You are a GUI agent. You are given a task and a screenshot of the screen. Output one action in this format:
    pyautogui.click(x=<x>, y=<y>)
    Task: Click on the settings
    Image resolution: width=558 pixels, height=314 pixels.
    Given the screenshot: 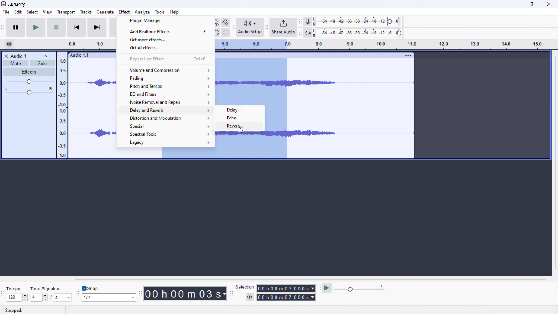 What is the action you would take?
    pyautogui.click(x=249, y=297)
    